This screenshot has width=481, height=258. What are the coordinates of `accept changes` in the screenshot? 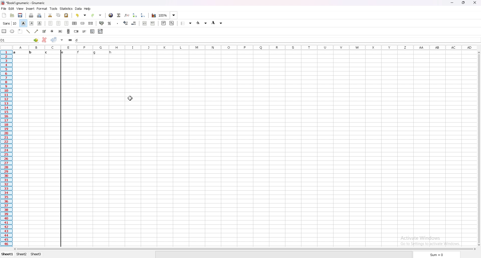 It's located at (54, 40).